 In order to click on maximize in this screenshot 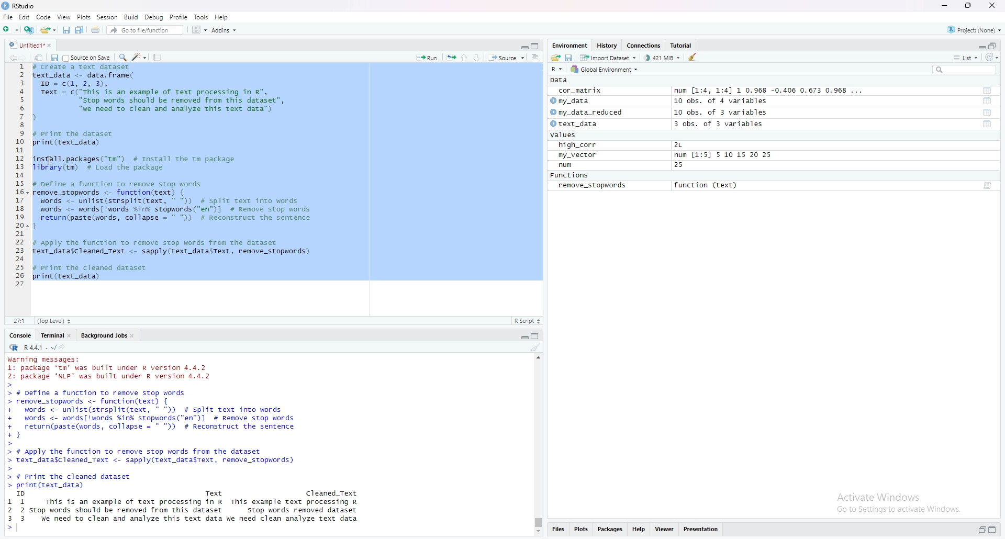, I will do `click(966, 5)`.